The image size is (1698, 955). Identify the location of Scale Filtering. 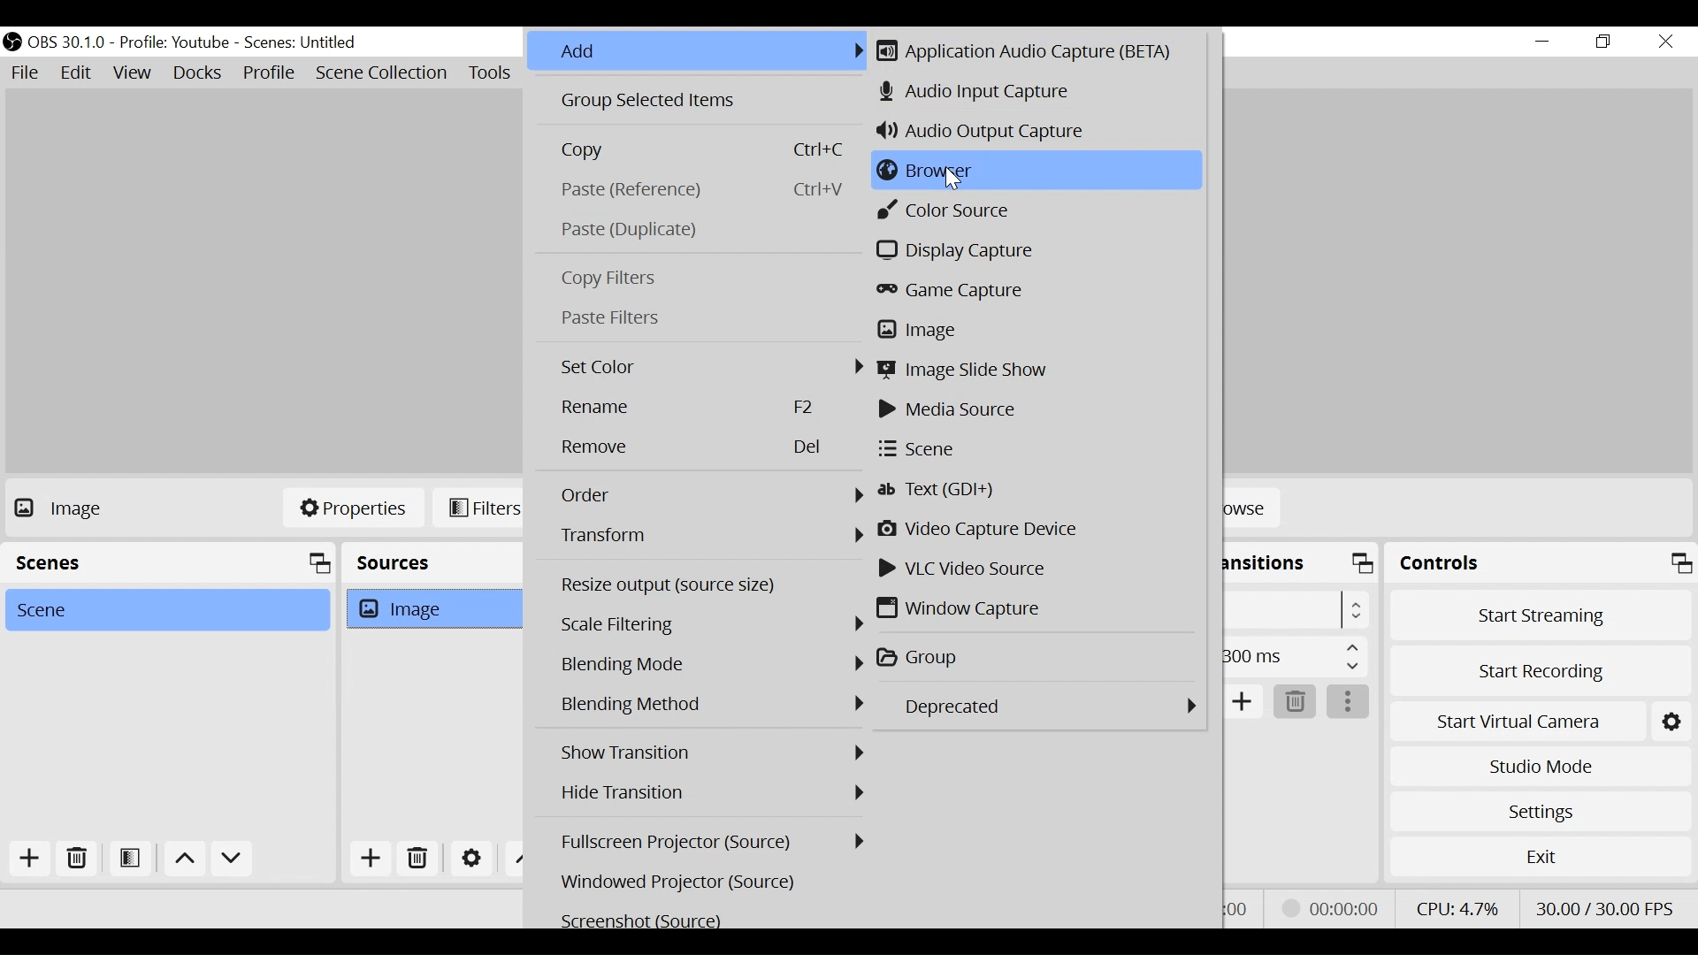
(714, 626).